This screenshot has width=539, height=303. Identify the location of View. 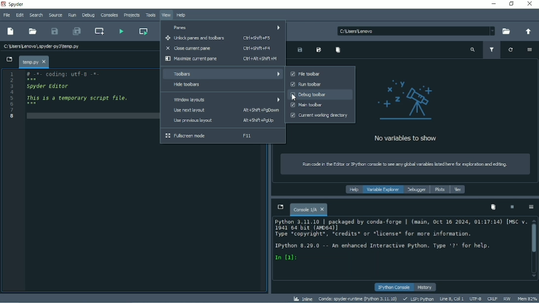
(166, 15).